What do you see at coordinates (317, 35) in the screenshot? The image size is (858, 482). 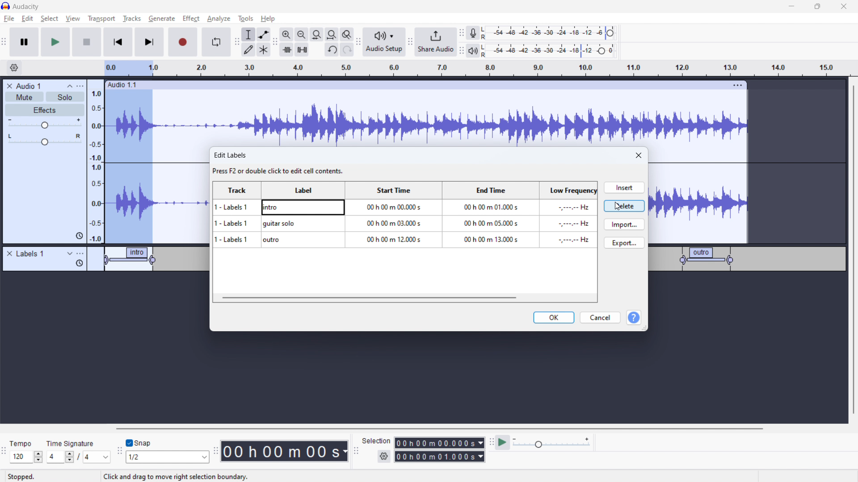 I see `fit selction to width` at bounding box center [317, 35].